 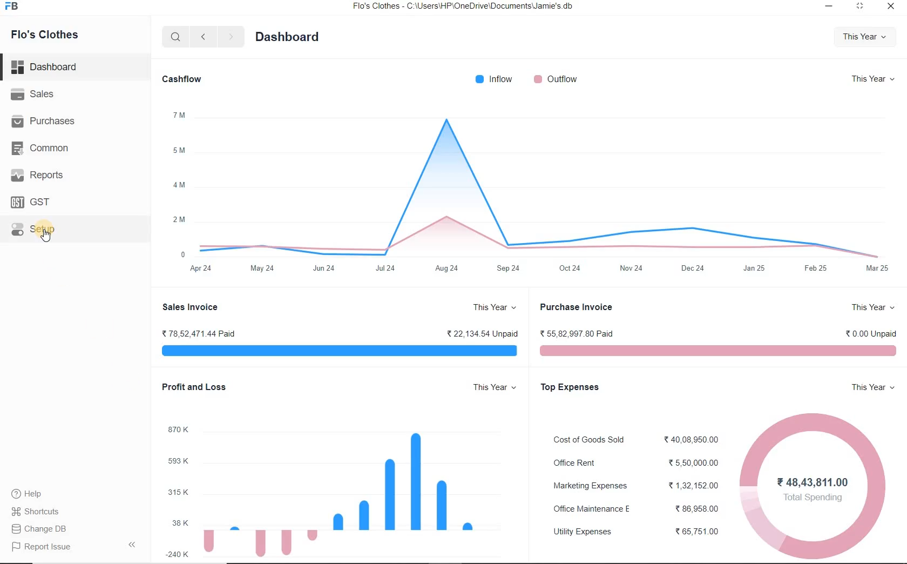 What do you see at coordinates (179, 492) in the screenshot?
I see `315 k` at bounding box center [179, 492].